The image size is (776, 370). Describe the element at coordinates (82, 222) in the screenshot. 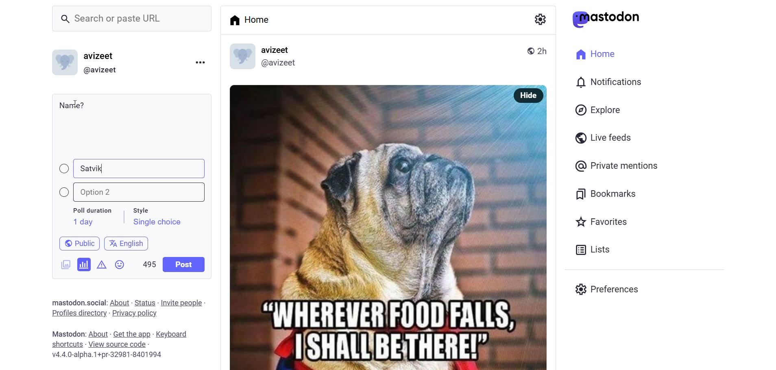

I see `1 day` at that location.